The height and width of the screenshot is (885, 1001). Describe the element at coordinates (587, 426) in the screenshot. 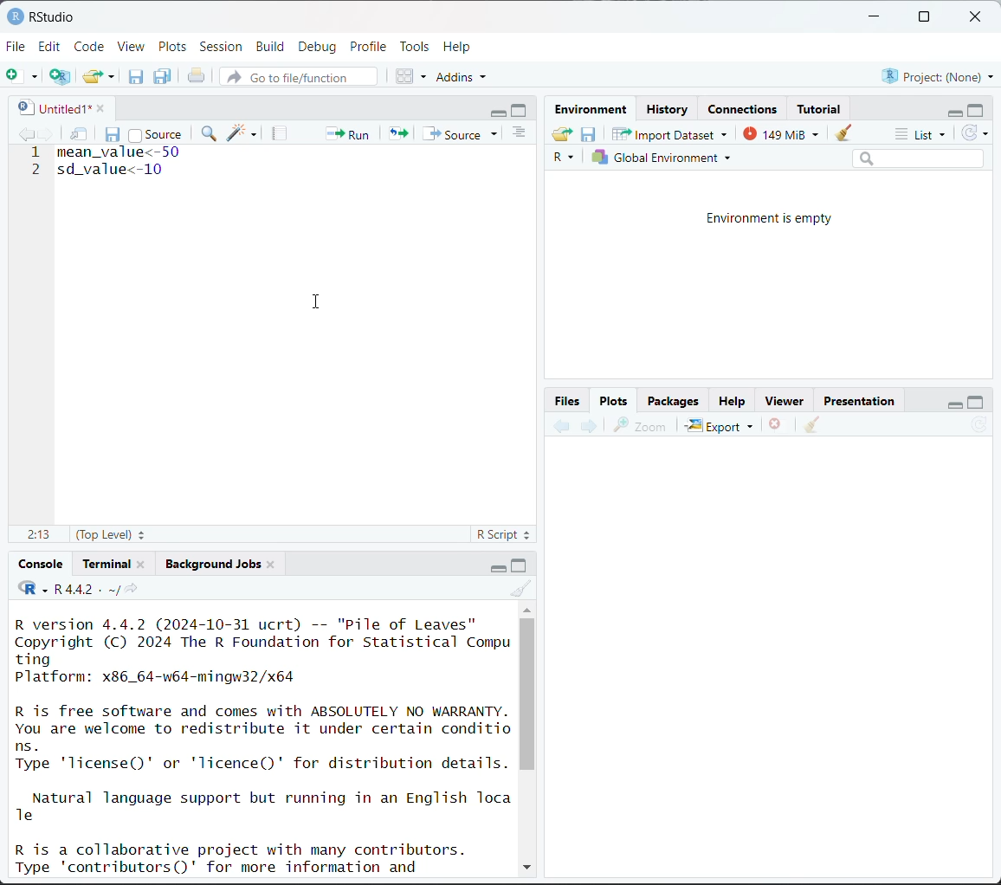

I see `next plot` at that location.